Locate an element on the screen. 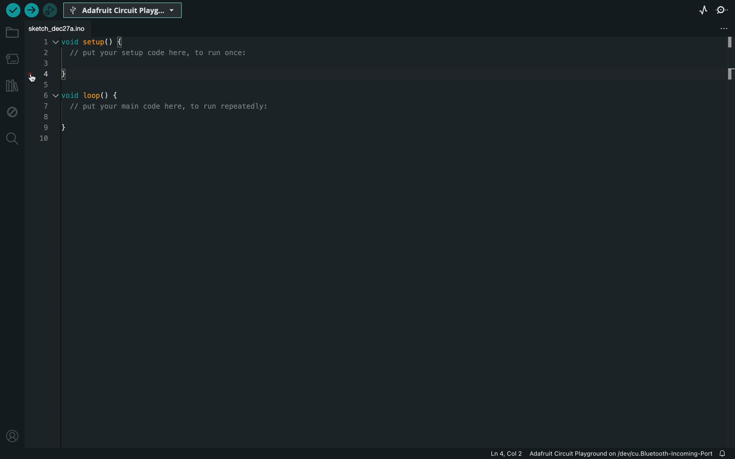  debug is located at coordinates (11, 111).